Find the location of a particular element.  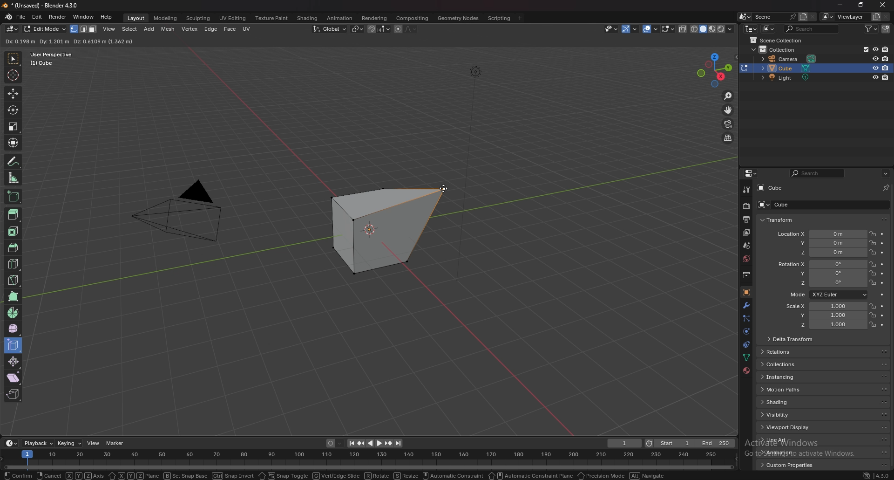

lock is located at coordinates (873, 233).